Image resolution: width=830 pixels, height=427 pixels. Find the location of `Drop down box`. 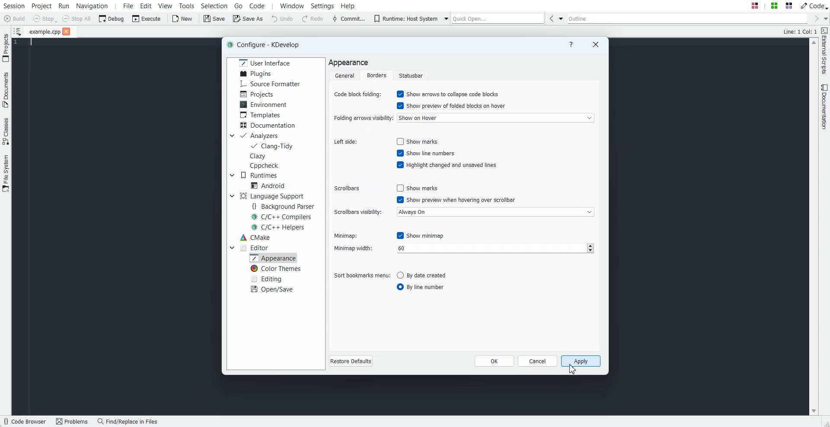

Drop down box is located at coordinates (232, 248).